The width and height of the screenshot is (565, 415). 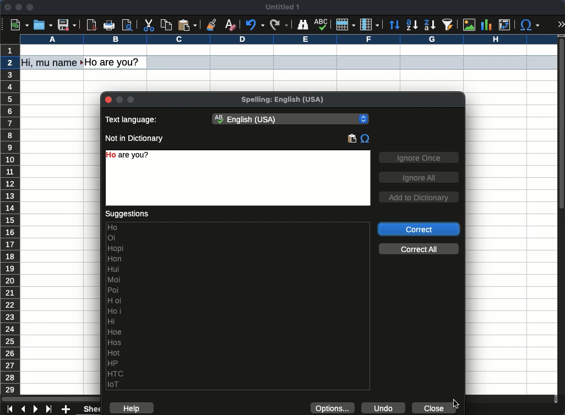 What do you see at coordinates (115, 311) in the screenshot?
I see `Ho i` at bounding box center [115, 311].